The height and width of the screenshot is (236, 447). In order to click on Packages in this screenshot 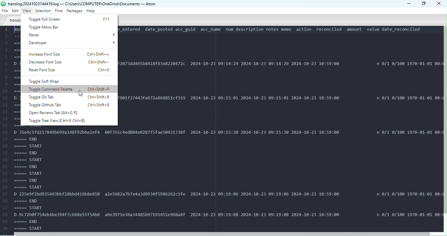, I will do `click(75, 11)`.